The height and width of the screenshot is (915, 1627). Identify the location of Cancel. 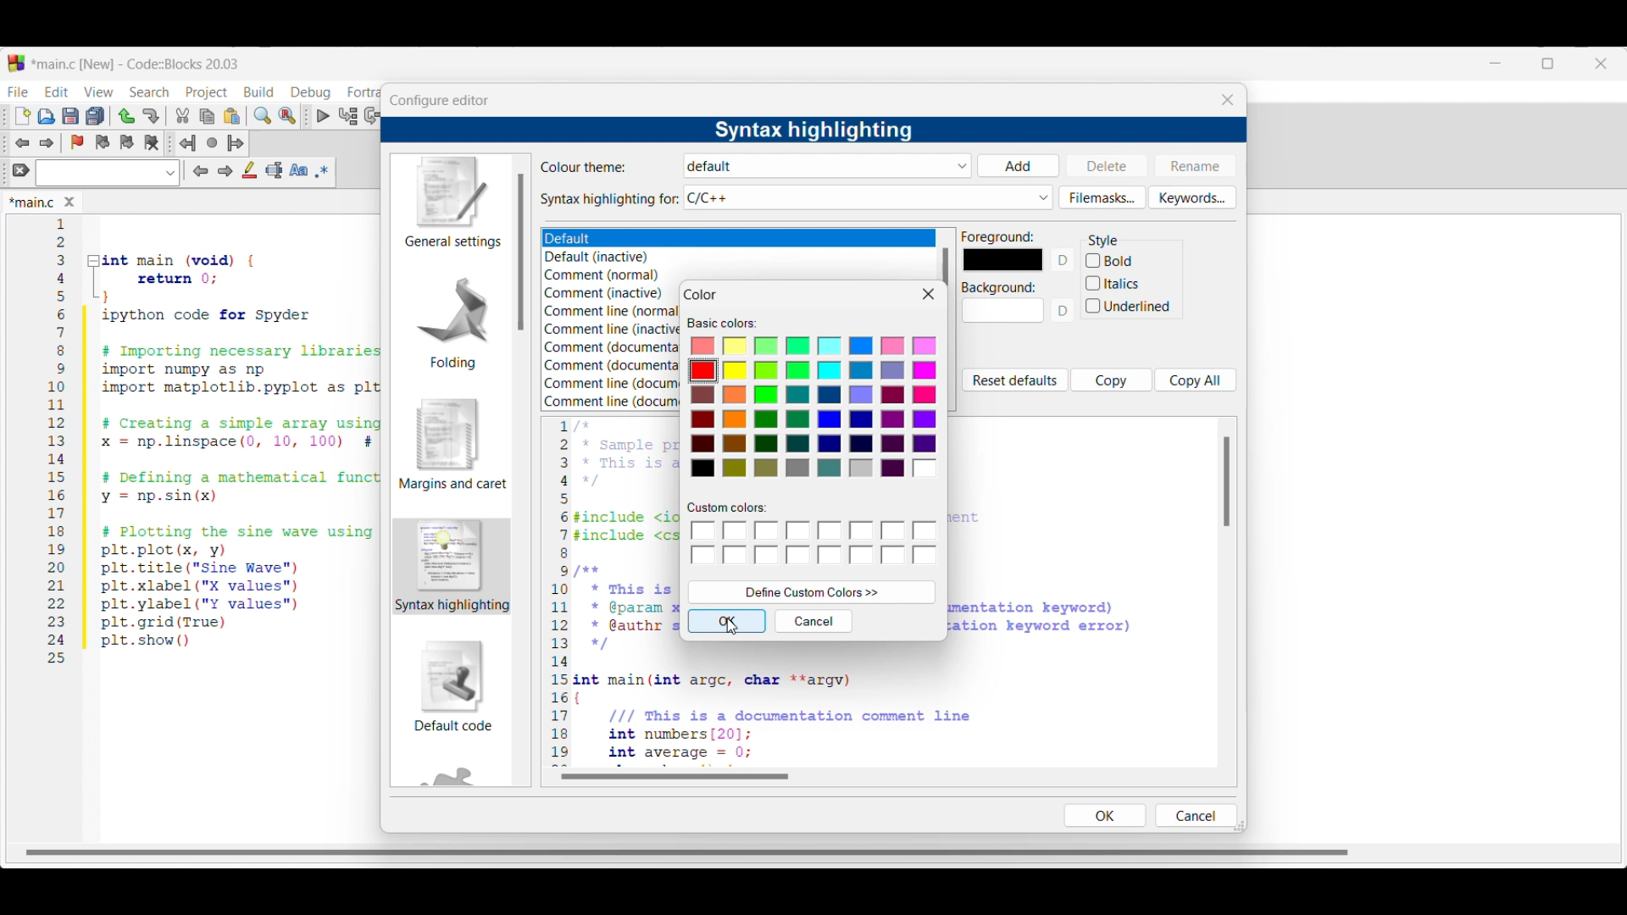
(1194, 815).